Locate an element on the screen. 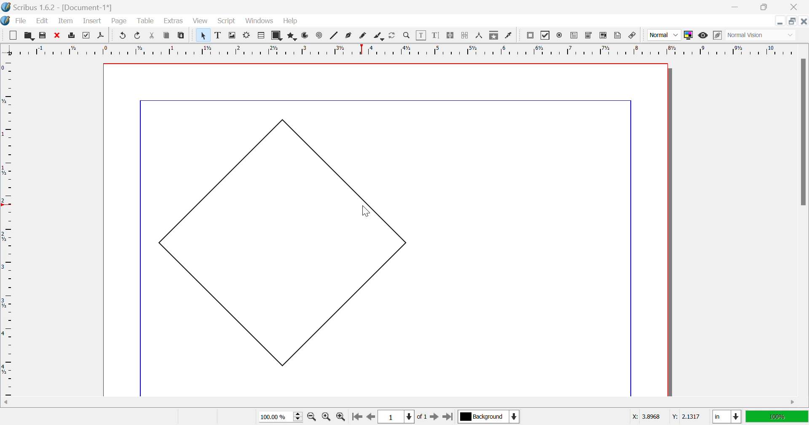  100.00% is located at coordinates (282, 417).